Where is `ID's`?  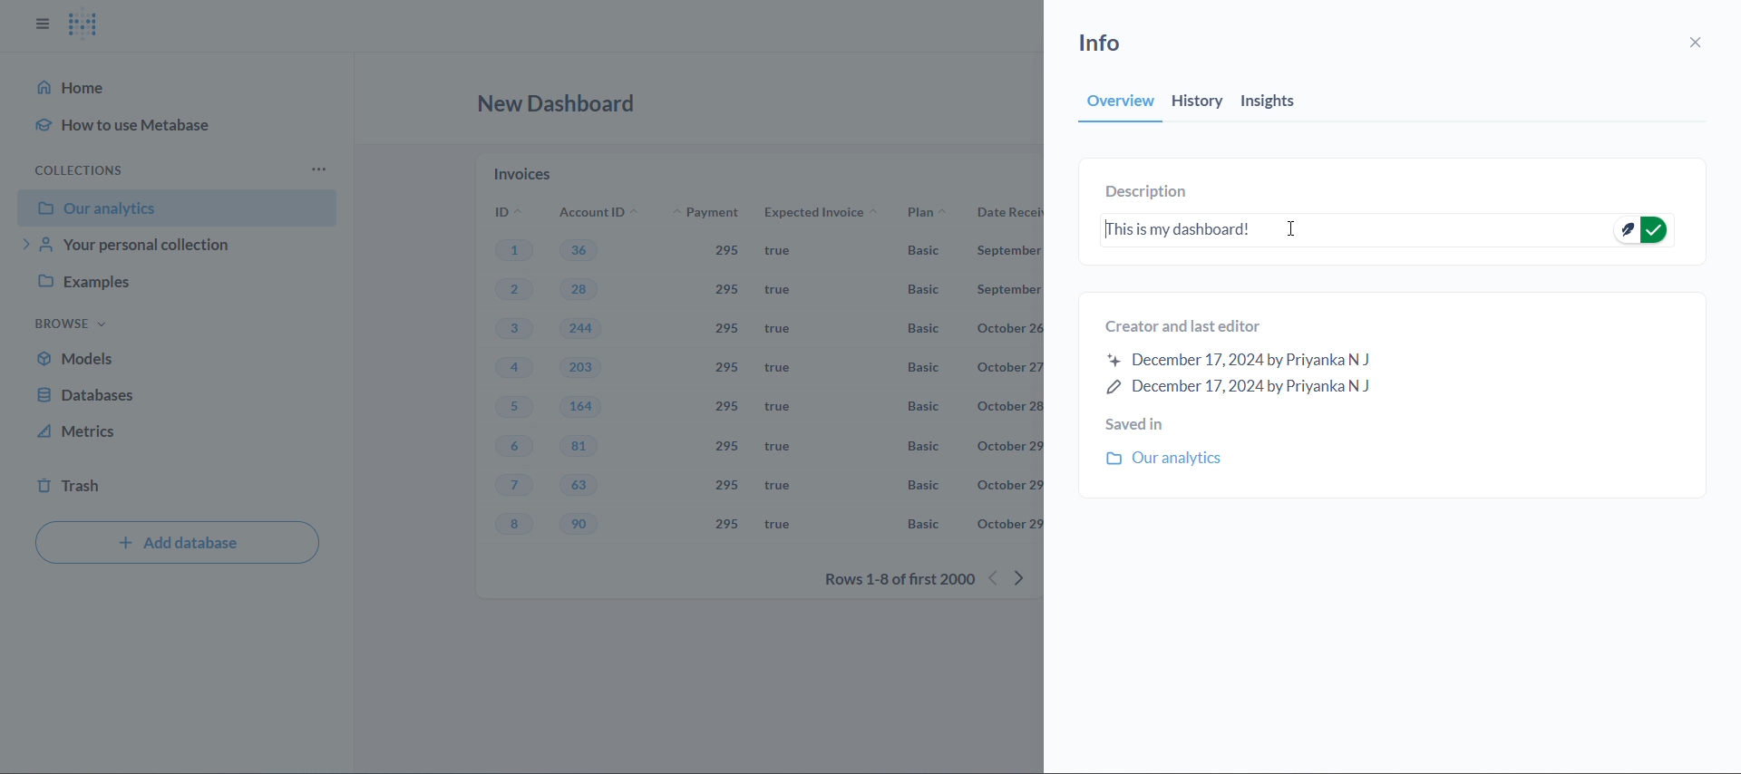
ID's is located at coordinates (501, 212).